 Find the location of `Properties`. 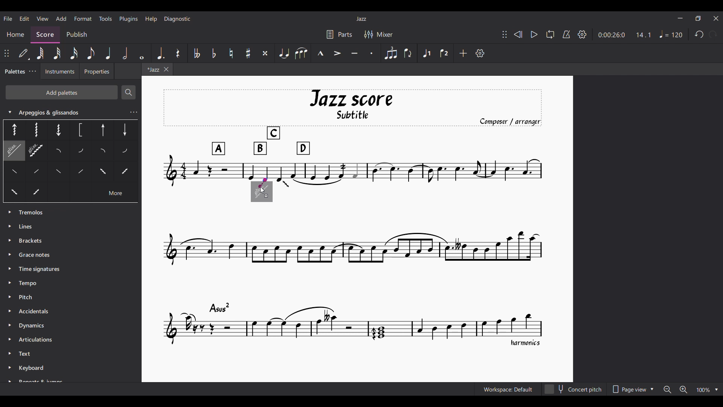

Properties is located at coordinates (96, 72).